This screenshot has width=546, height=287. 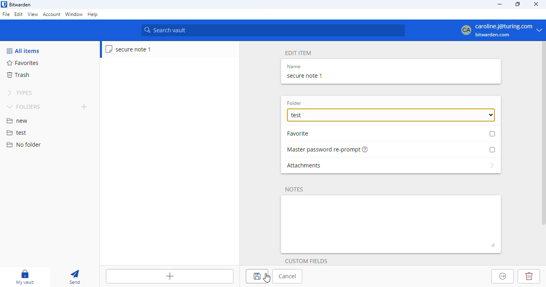 I want to click on notes, so click(x=392, y=224).